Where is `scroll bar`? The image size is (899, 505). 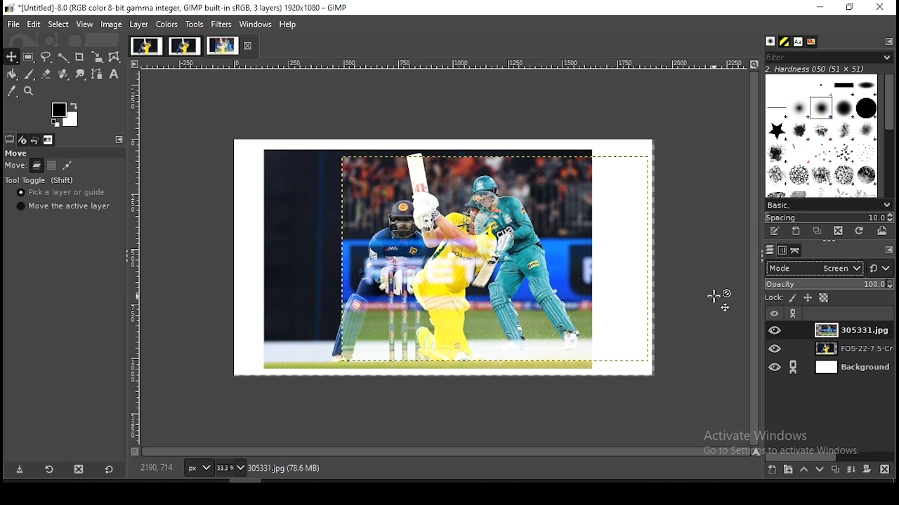
scroll bar is located at coordinates (831, 457).